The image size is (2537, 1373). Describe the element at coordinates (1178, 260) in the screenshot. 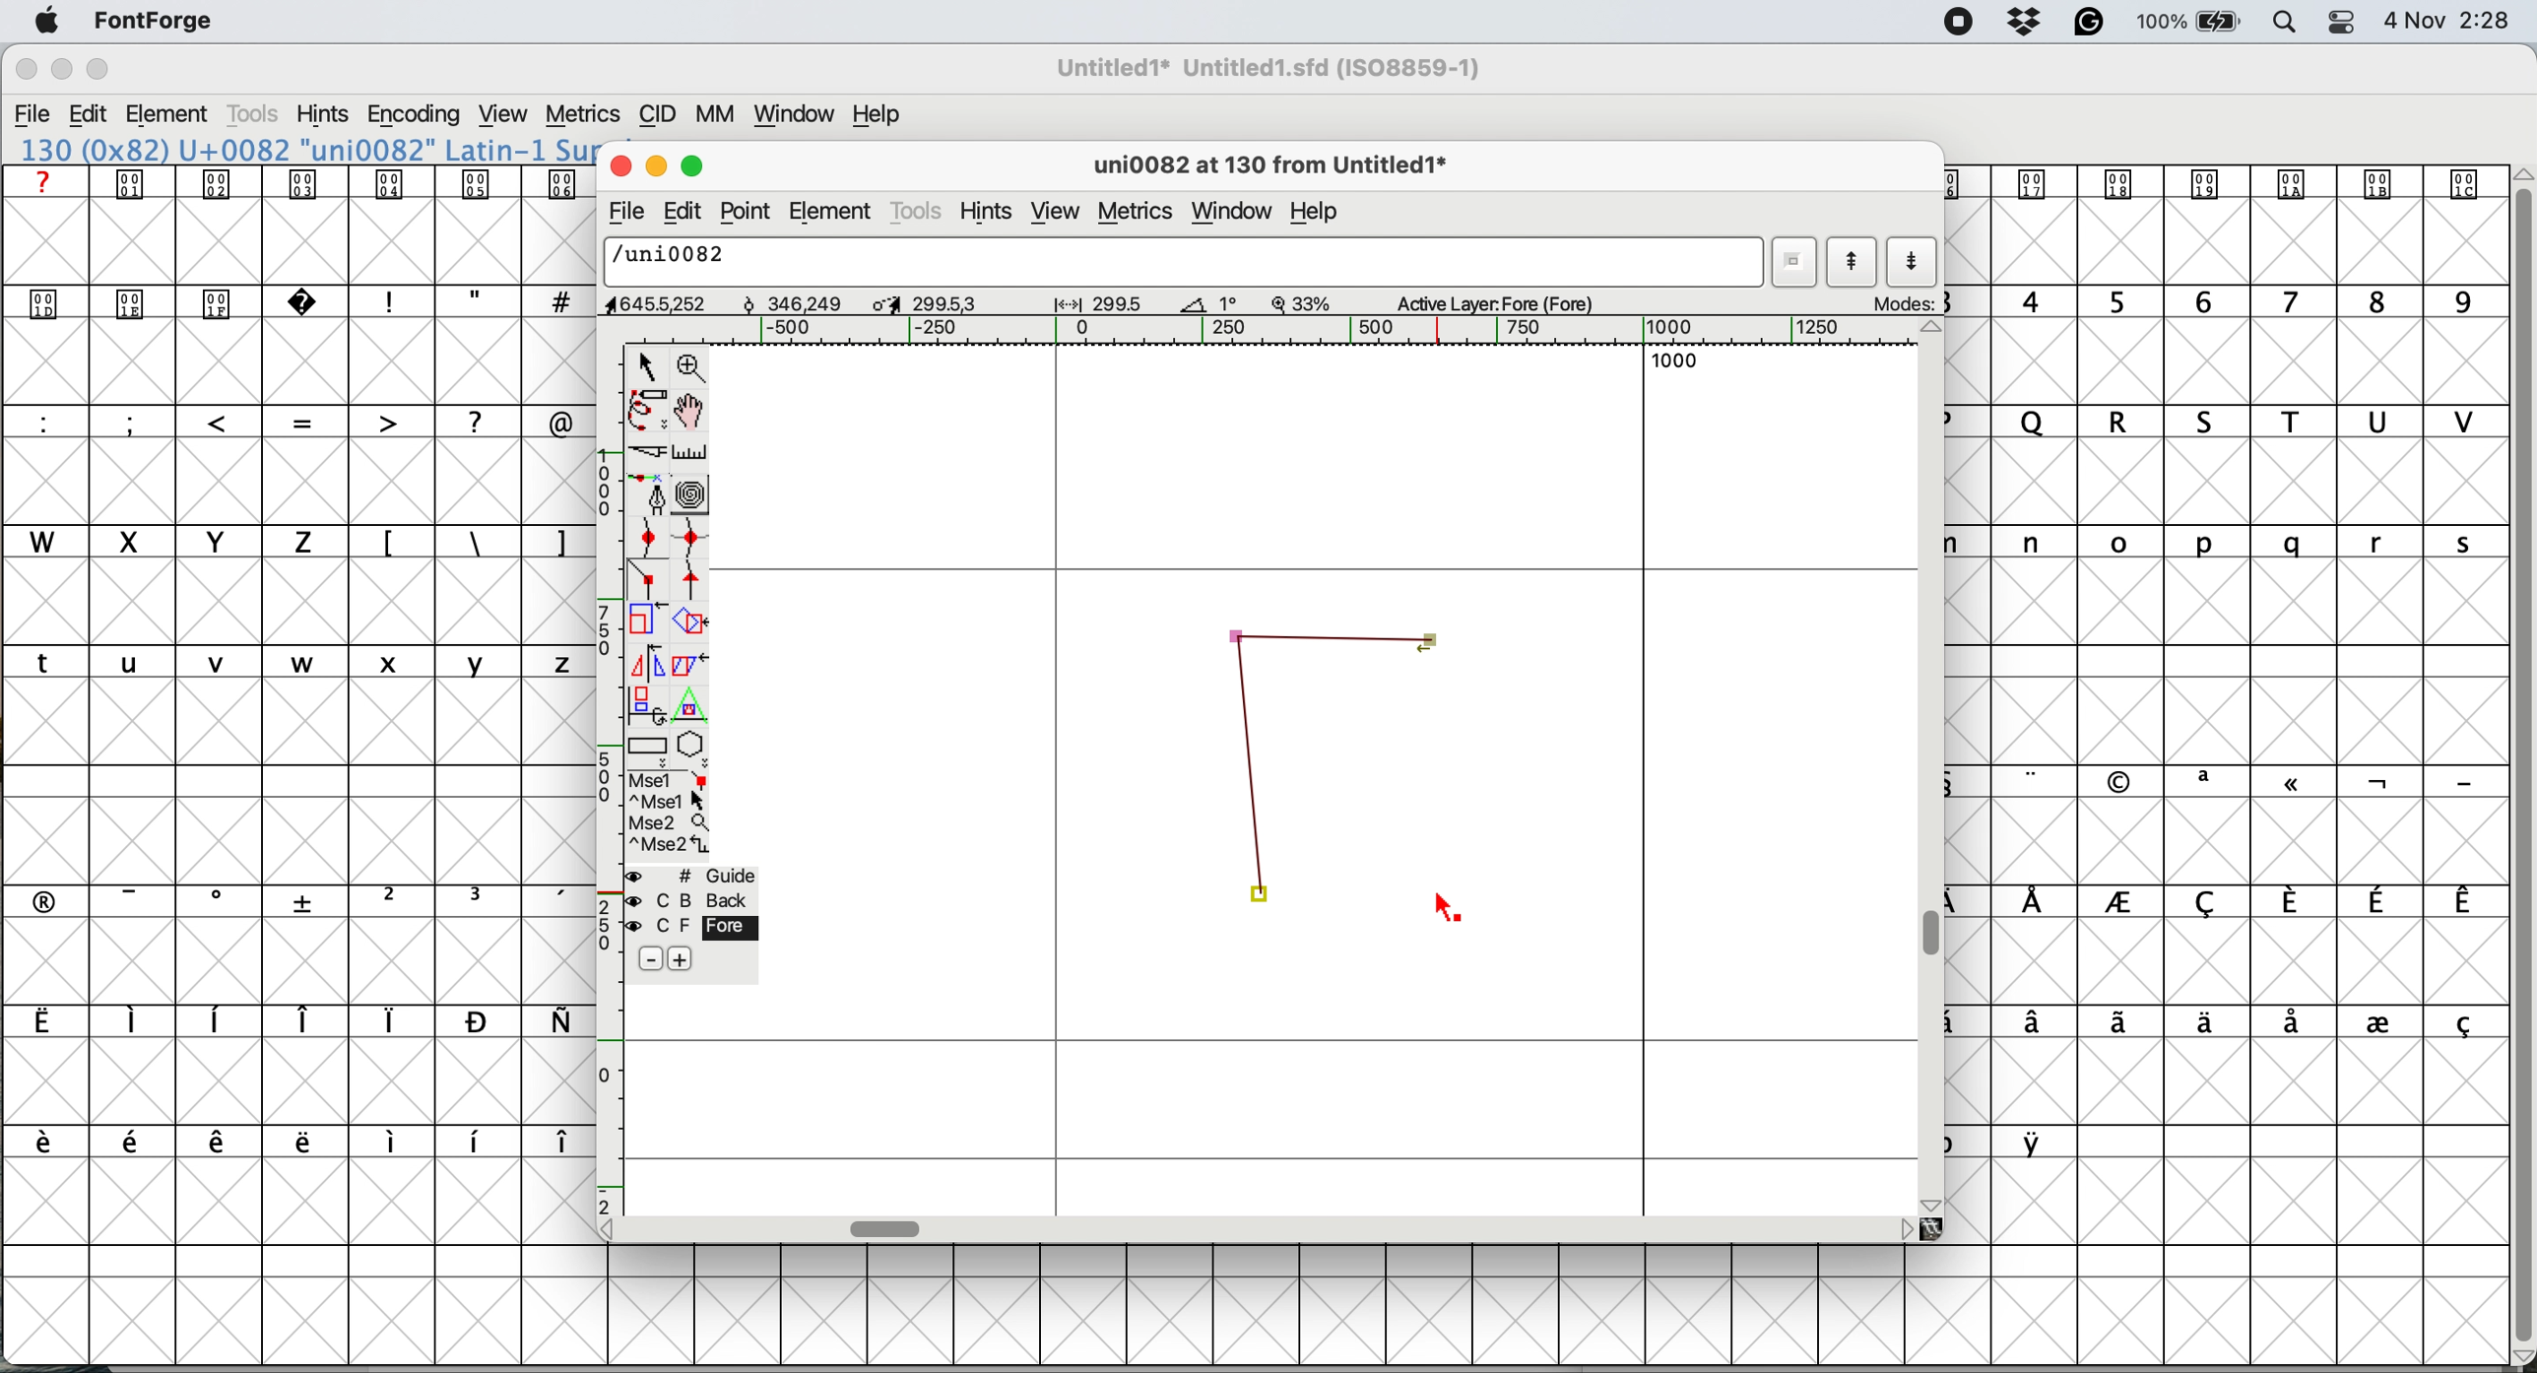

I see `glyph name` at that location.